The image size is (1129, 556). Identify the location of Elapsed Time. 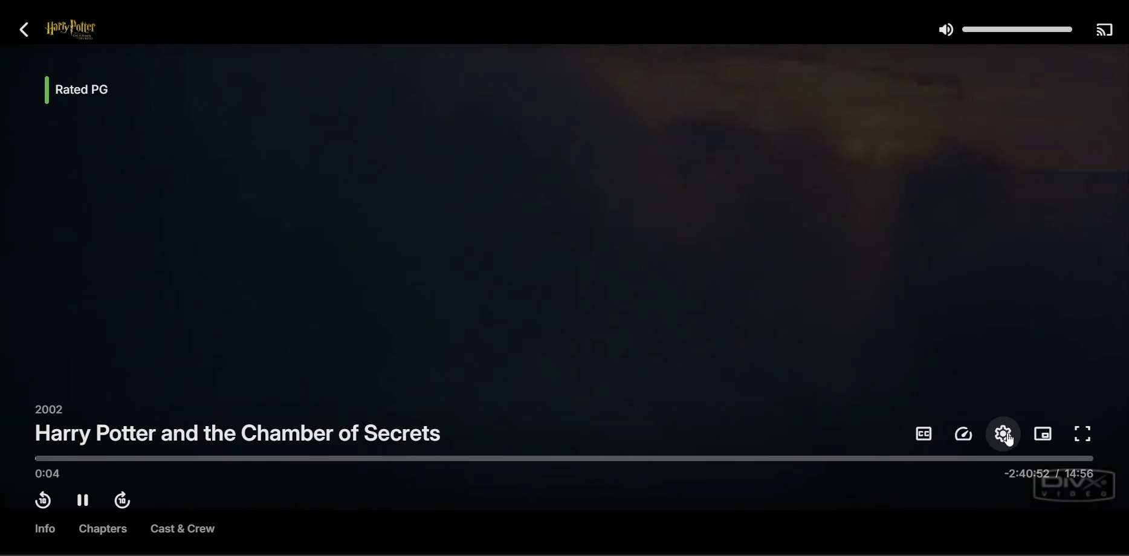
(47, 475).